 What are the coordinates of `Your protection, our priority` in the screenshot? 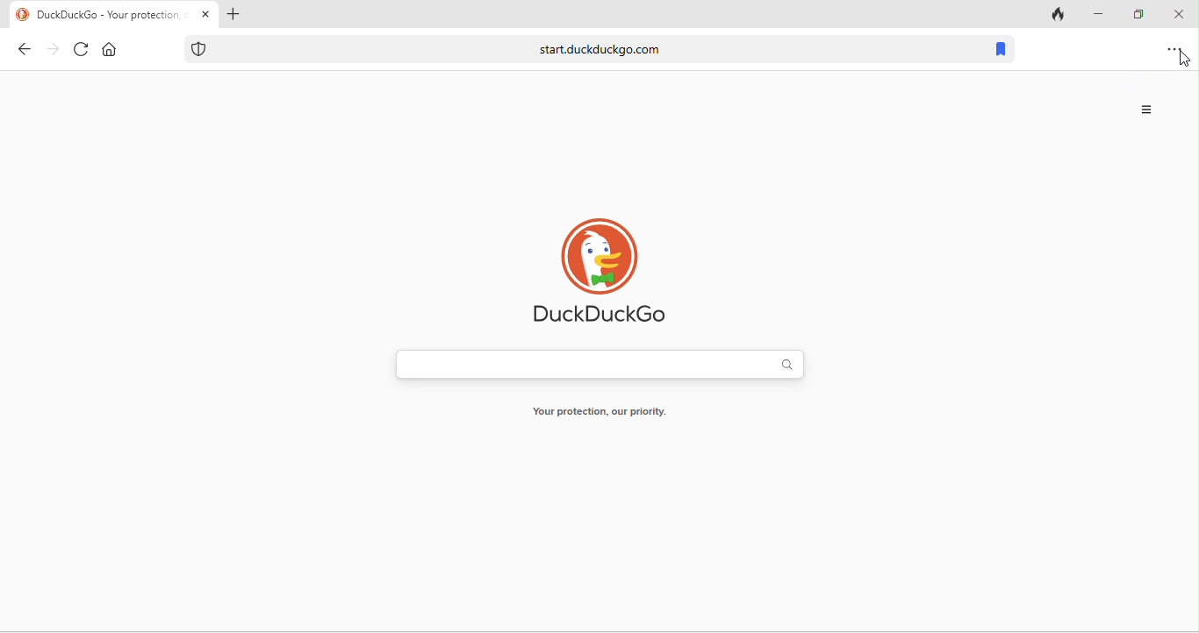 It's located at (613, 410).